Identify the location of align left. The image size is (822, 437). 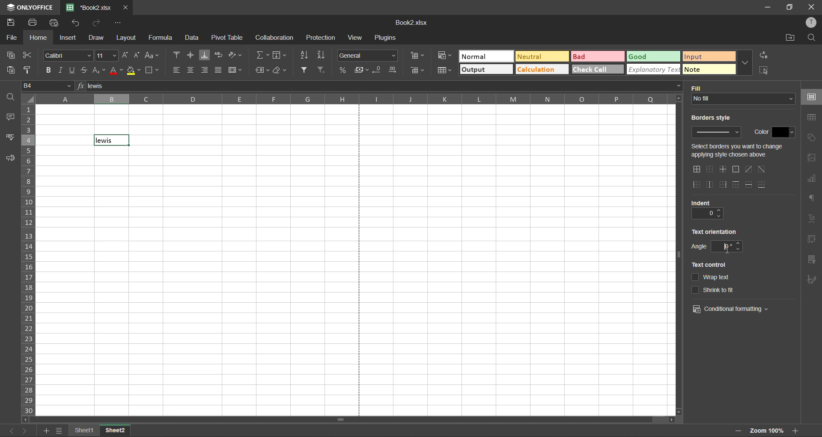
(178, 69).